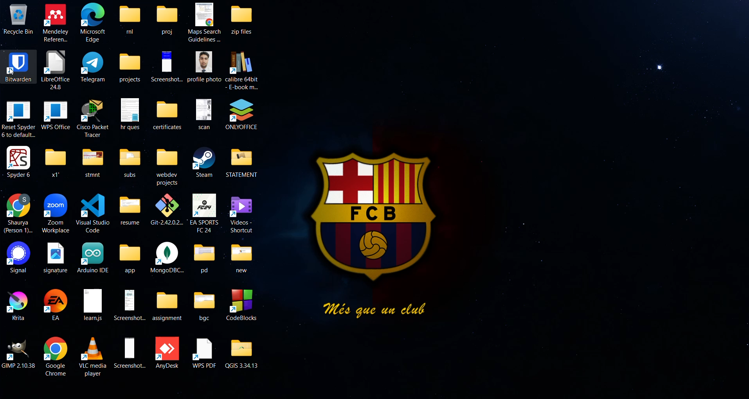 This screenshot has height=399, width=749. I want to click on FCB
és gue an club, so click(372, 234).